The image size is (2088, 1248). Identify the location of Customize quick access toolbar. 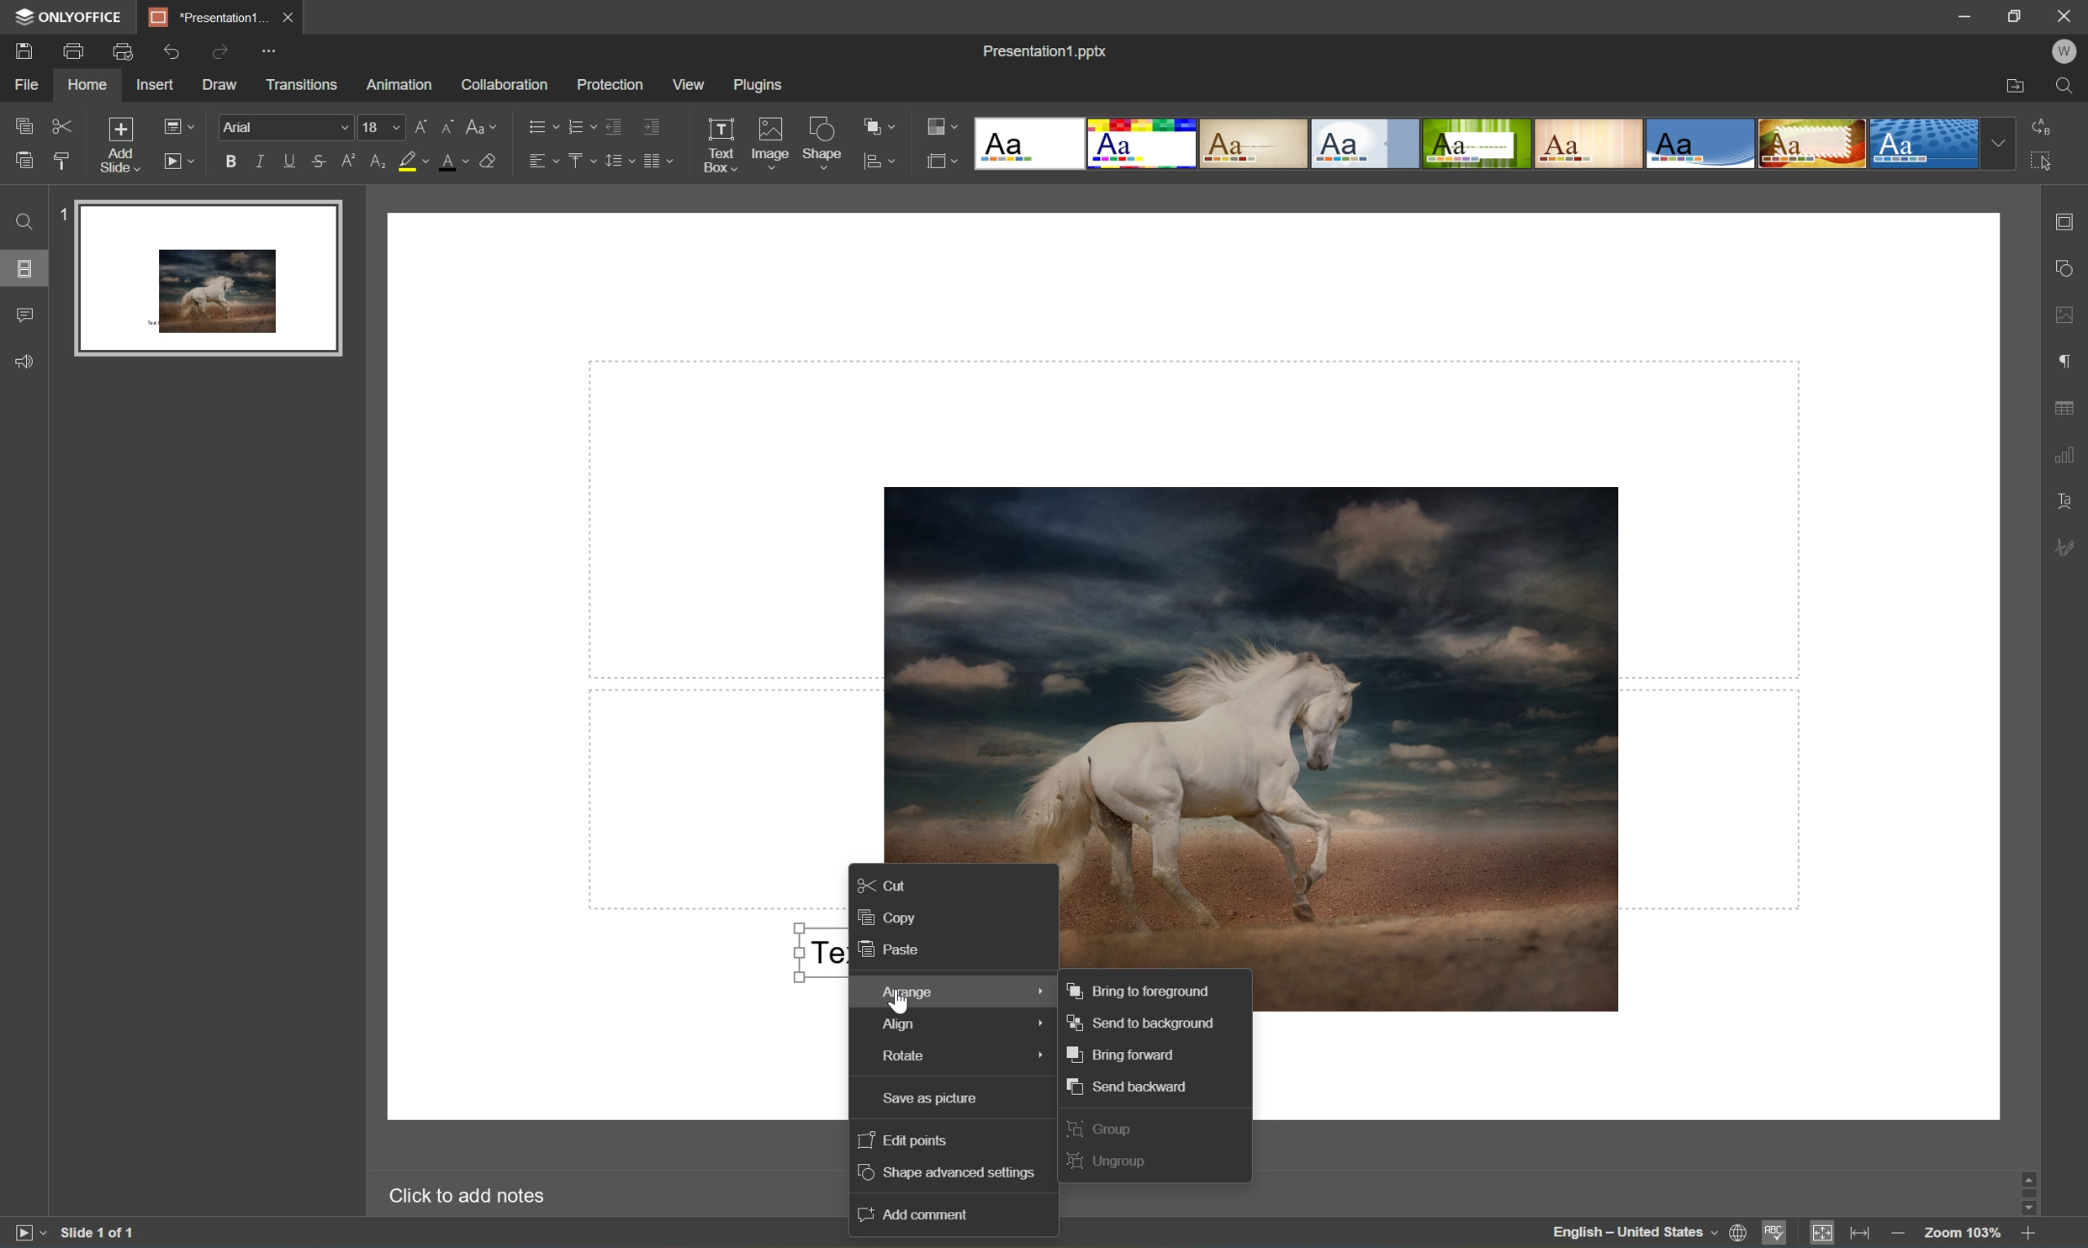
(270, 54).